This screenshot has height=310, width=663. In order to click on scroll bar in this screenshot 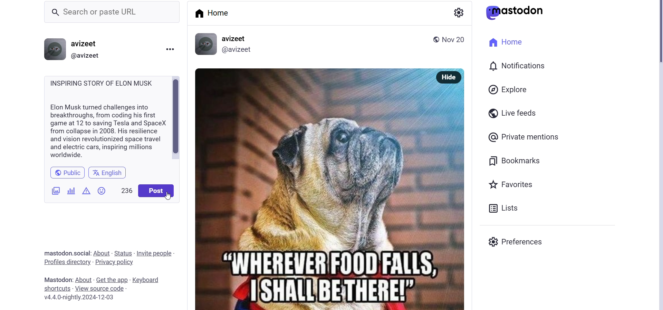, I will do `click(178, 119)`.